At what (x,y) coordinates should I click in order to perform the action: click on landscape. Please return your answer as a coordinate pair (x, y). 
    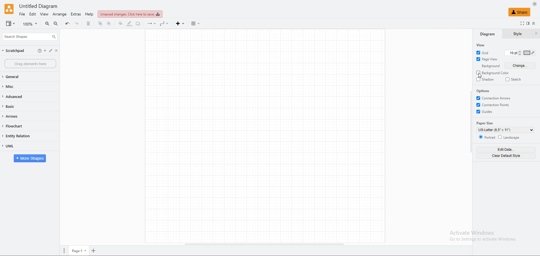
    Looking at the image, I should click on (510, 137).